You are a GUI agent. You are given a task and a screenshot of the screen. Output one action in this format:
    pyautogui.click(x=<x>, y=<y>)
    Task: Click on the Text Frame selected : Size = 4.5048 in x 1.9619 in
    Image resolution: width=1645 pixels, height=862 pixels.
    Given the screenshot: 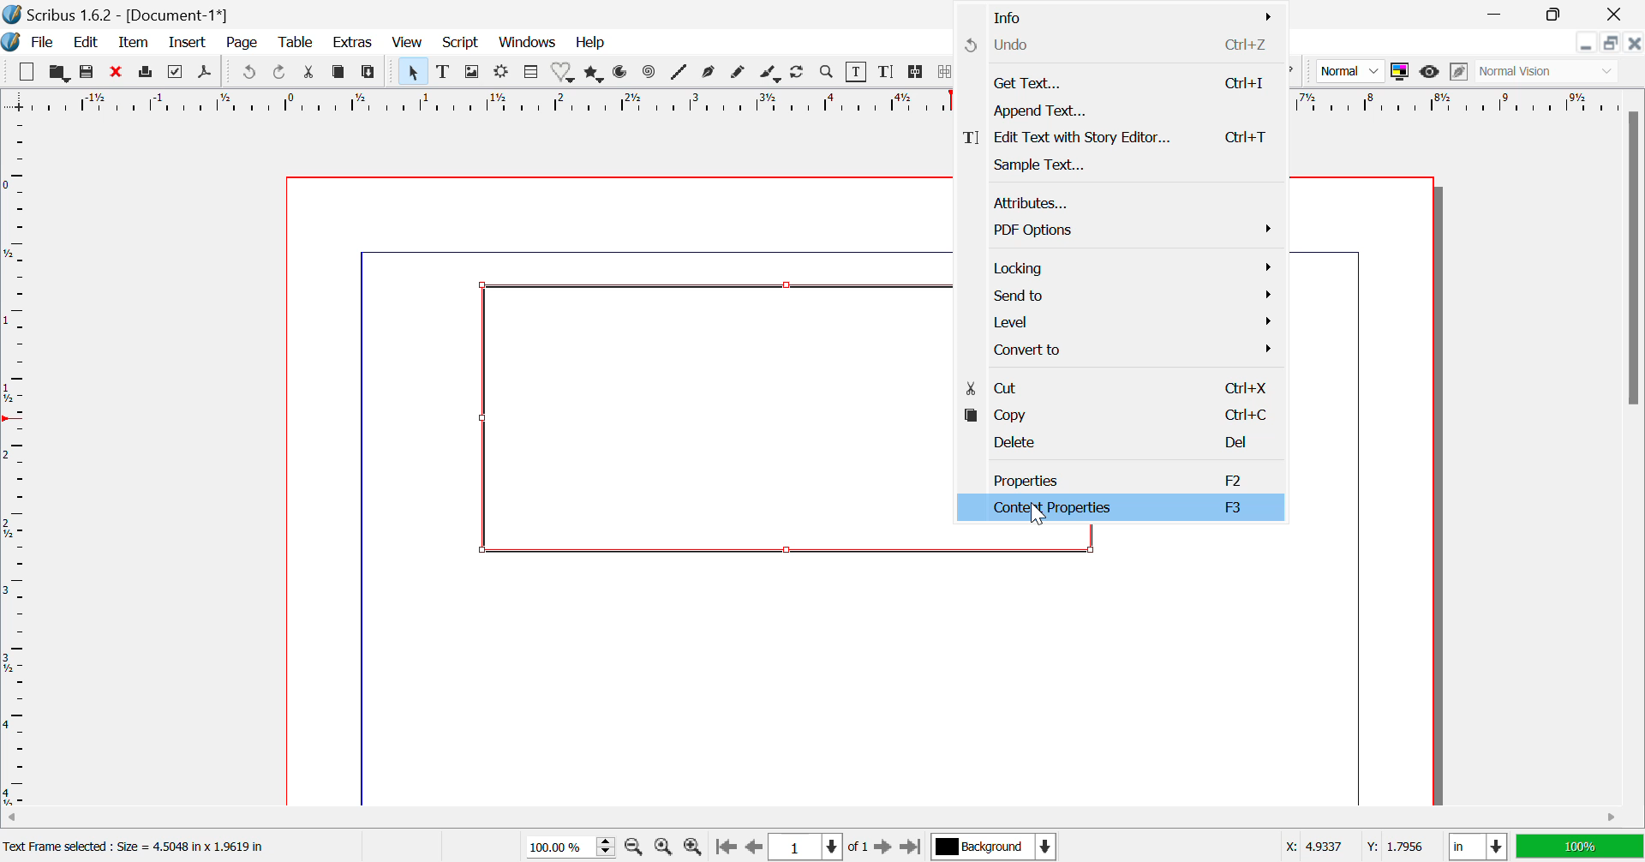 What is the action you would take?
    pyautogui.click(x=141, y=847)
    